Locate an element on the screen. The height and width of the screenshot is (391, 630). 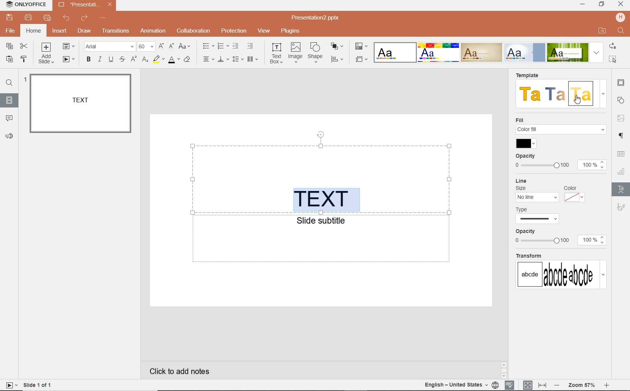
text box is located at coordinates (277, 54).